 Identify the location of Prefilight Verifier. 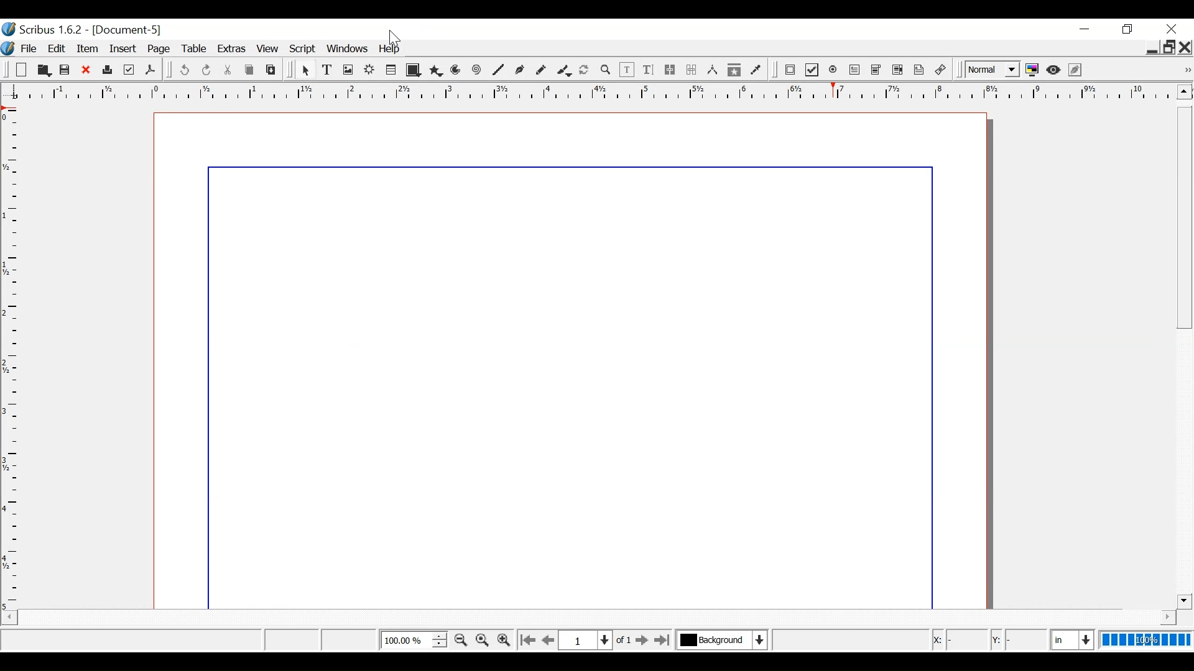
(129, 70).